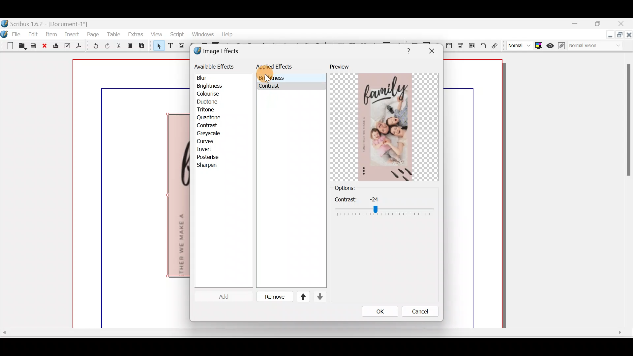 The width and height of the screenshot is (633, 356). What do you see at coordinates (203, 35) in the screenshot?
I see `Windows` at bounding box center [203, 35].